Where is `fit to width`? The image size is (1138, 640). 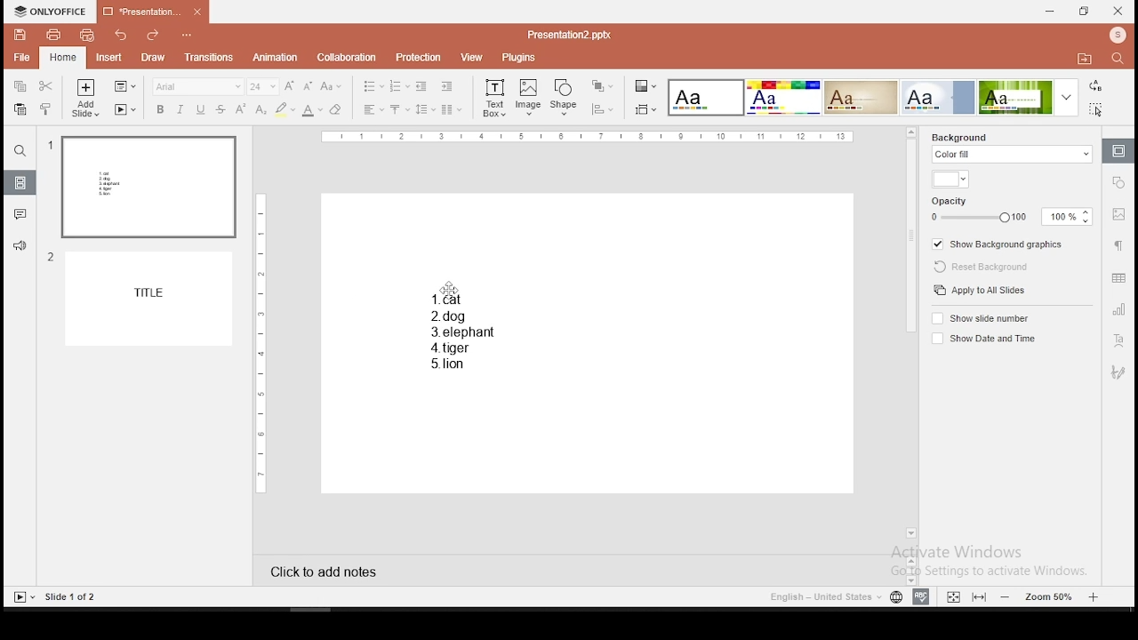 fit to width is located at coordinates (980, 597).